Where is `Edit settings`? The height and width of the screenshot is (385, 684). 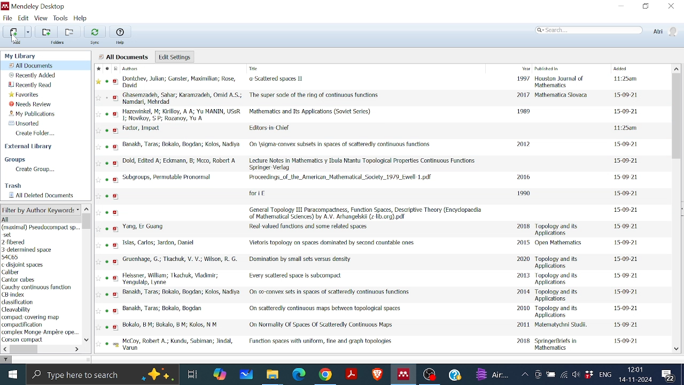 Edit settings is located at coordinates (173, 56).